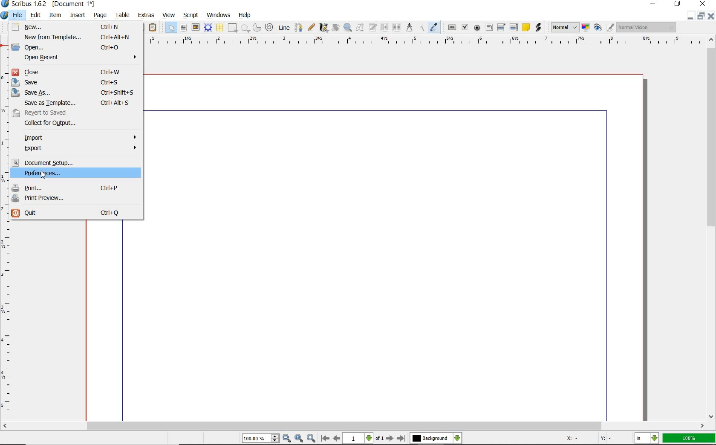  I want to click on insert, so click(77, 15).